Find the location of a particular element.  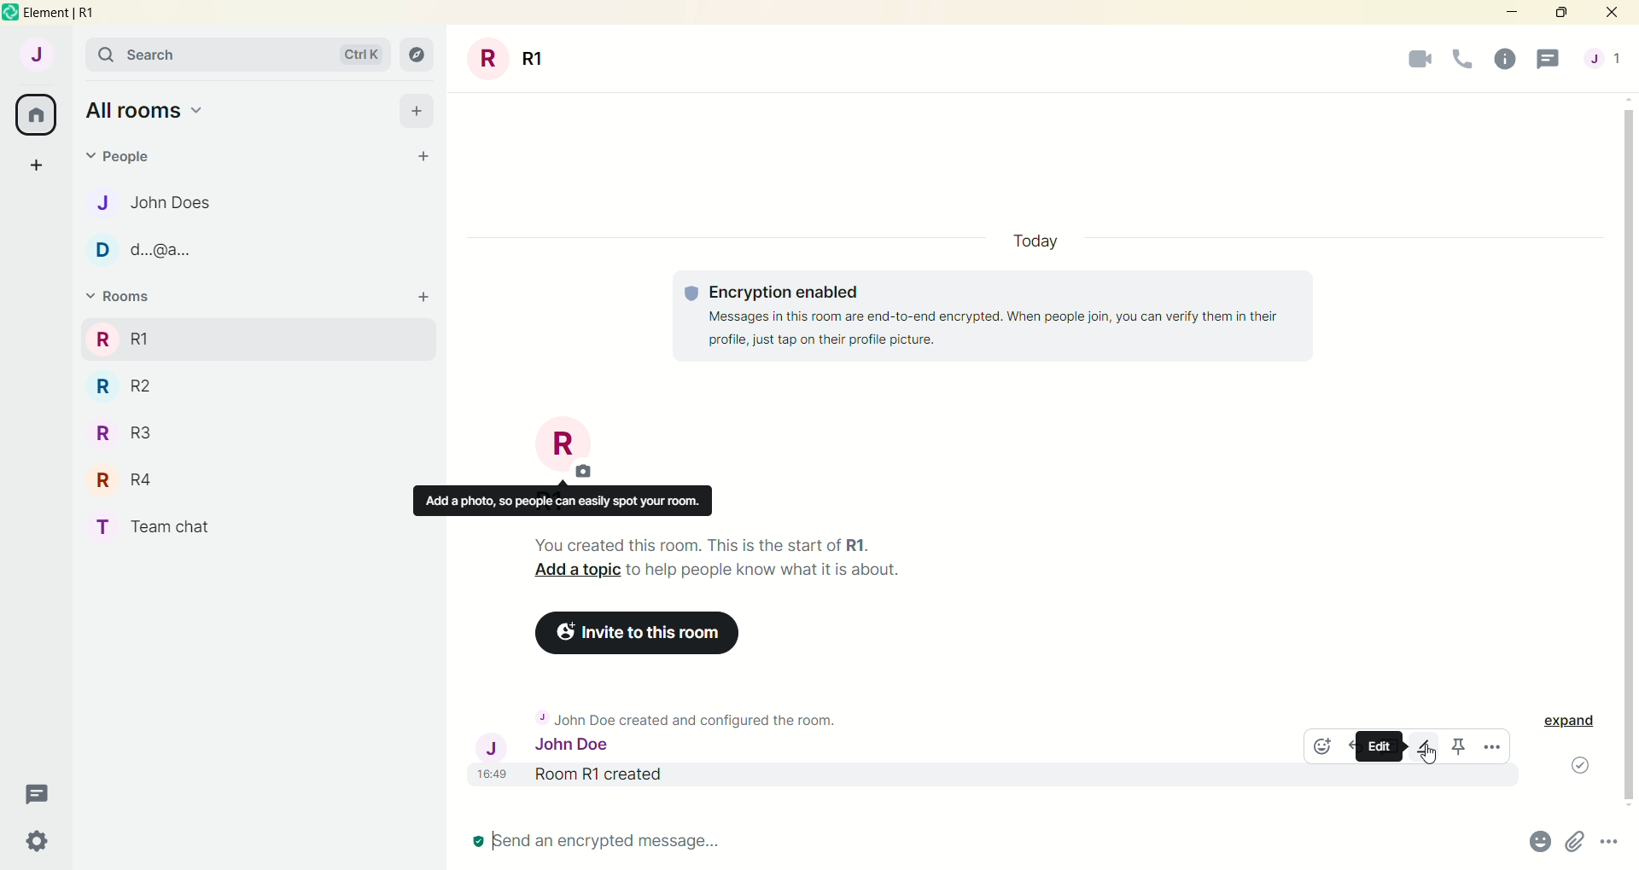

quick settings is located at coordinates (44, 838).